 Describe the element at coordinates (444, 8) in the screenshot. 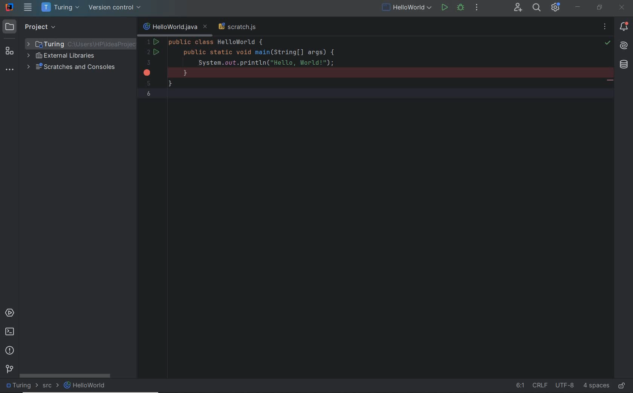

I see `run` at that location.